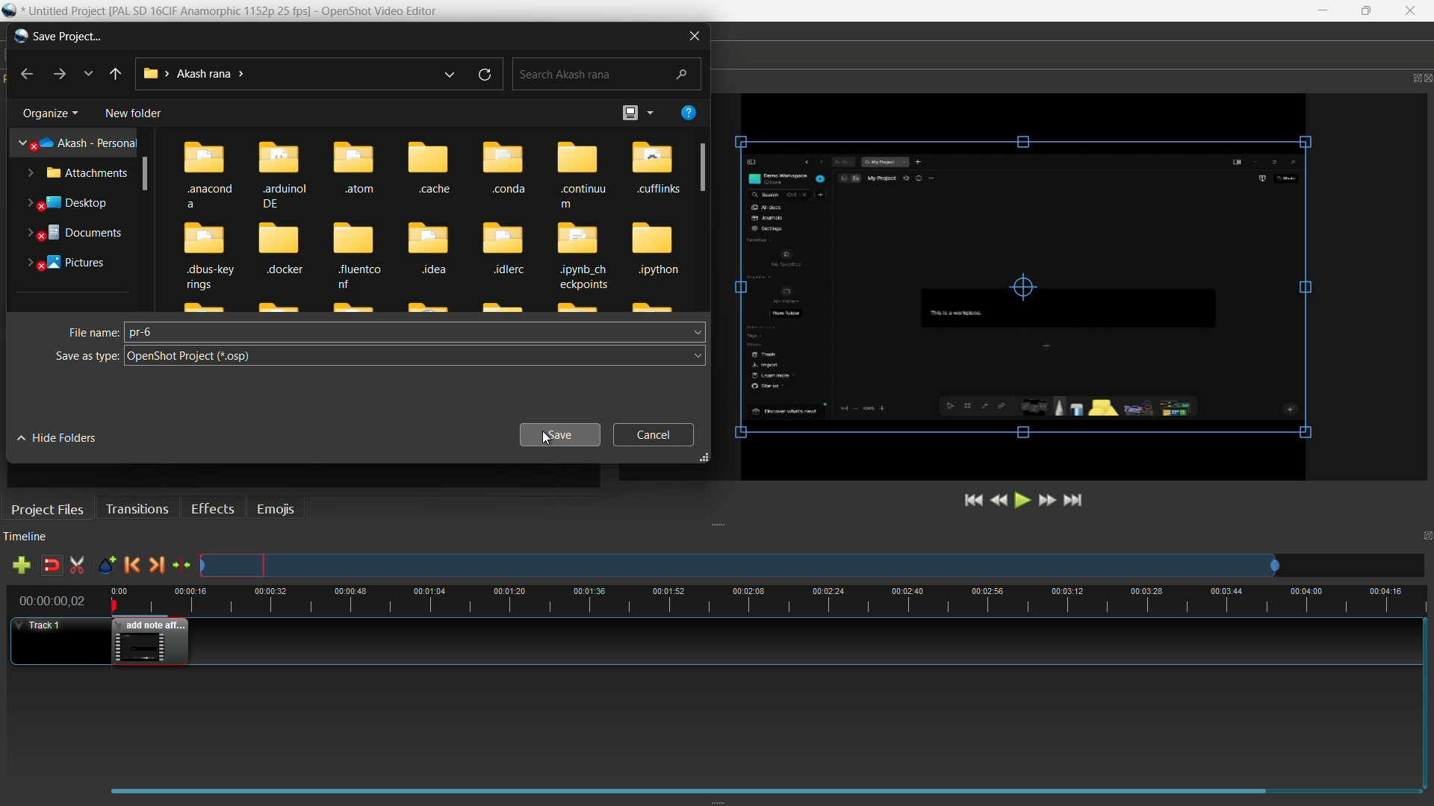 The image size is (1434, 806). Describe the element at coordinates (705, 166) in the screenshot. I see `scroll bar` at that location.